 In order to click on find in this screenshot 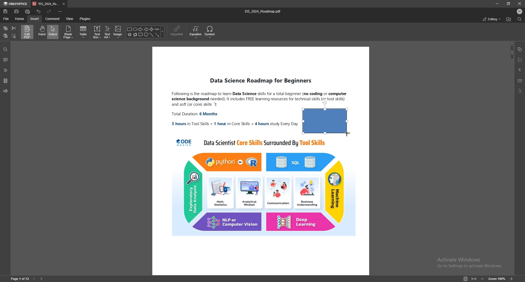, I will do `click(5, 49)`.